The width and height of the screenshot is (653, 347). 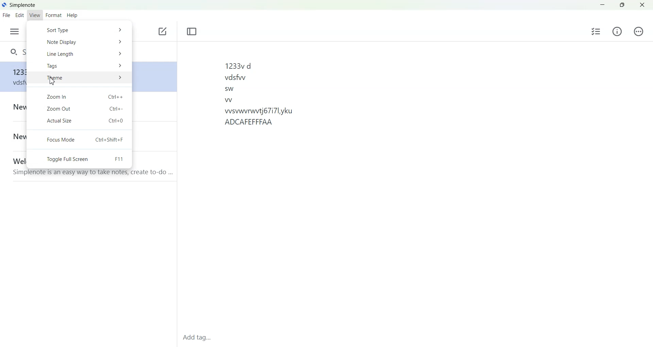 What do you see at coordinates (79, 66) in the screenshot?
I see `Tags` at bounding box center [79, 66].